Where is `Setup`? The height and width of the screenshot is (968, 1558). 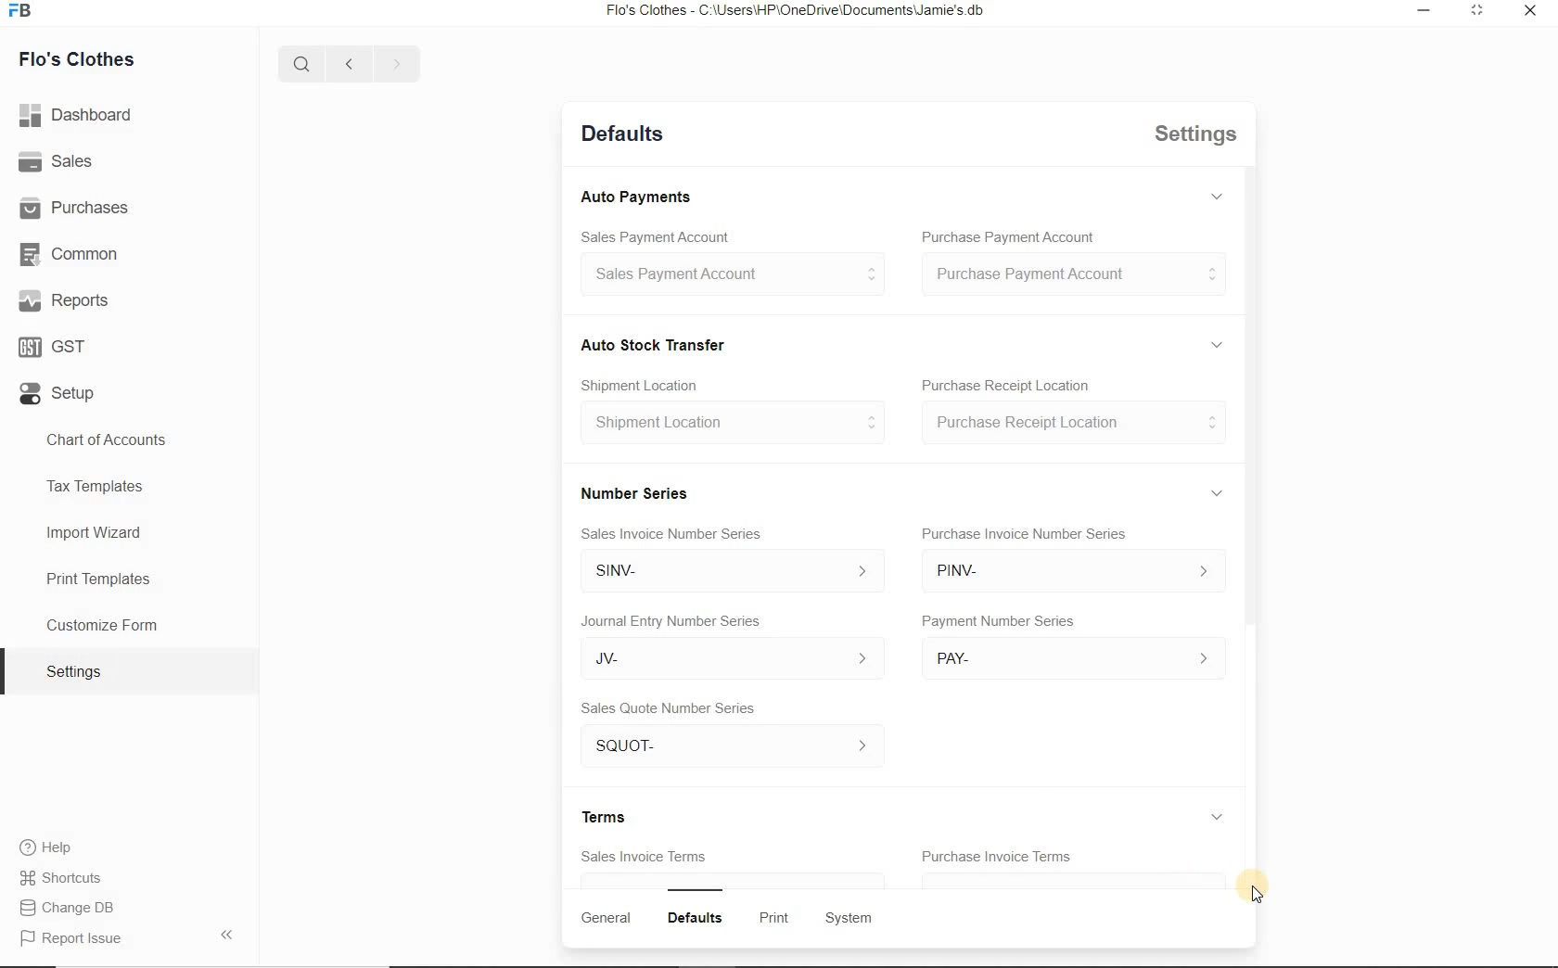 Setup is located at coordinates (56, 398).